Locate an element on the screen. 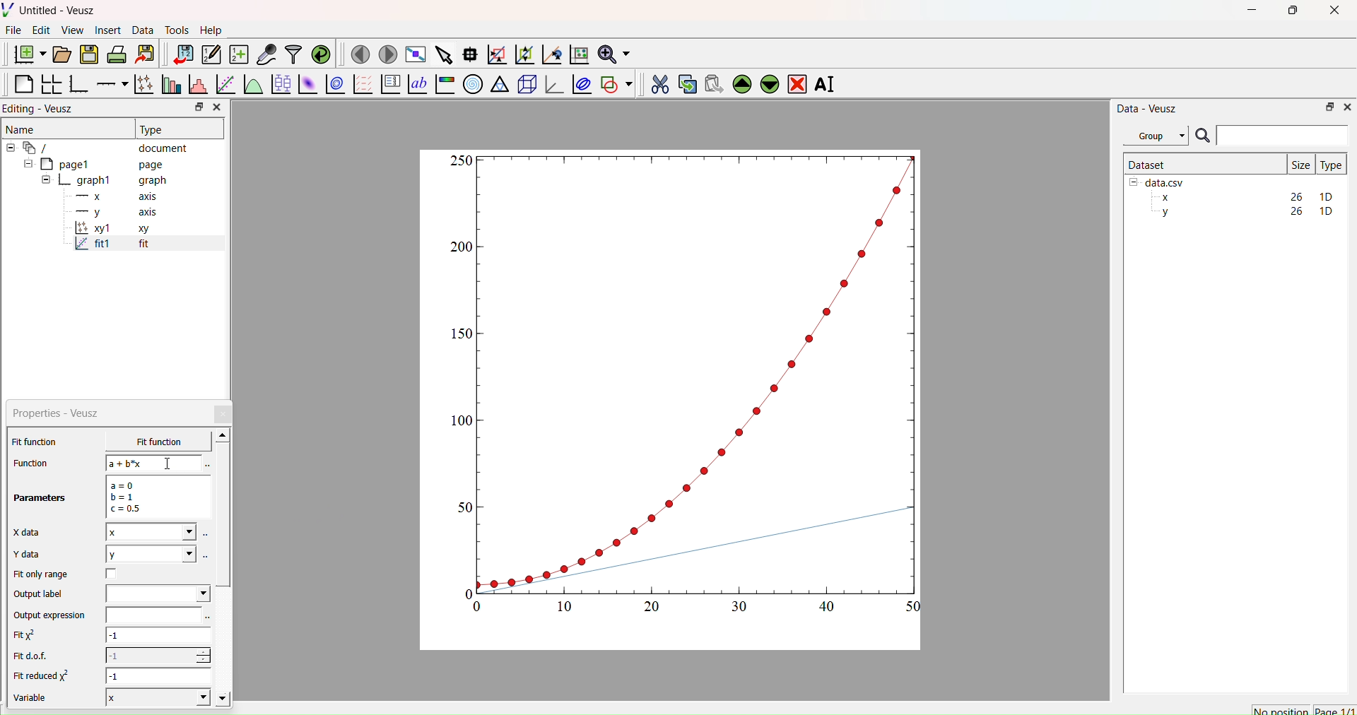 This screenshot has height=715, width=1357. Fit function is located at coordinates (36, 442).